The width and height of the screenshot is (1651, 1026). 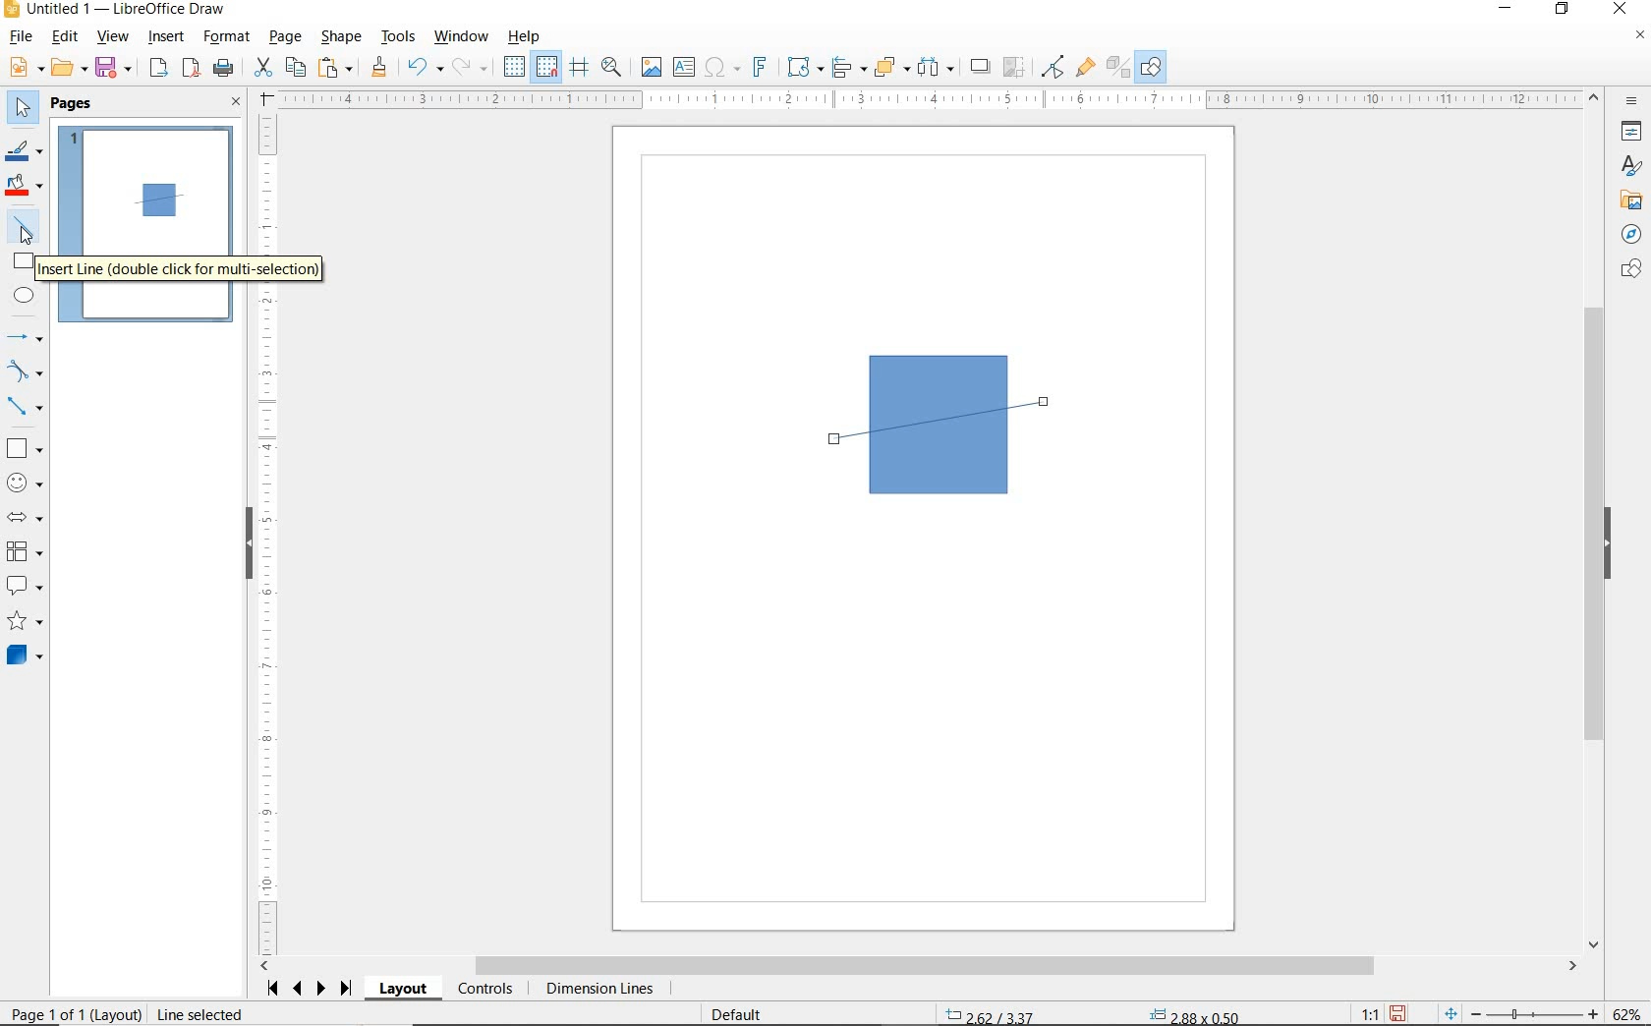 What do you see at coordinates (23, 445) in the screenshot?
I see `BASIC SHAPES` at bounding box center [23, 445].